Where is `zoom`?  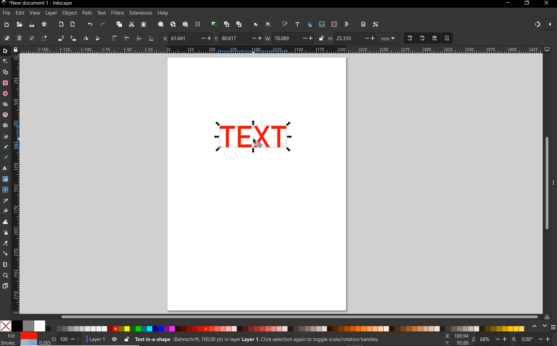
zoom is located at coordinates (488, 339).